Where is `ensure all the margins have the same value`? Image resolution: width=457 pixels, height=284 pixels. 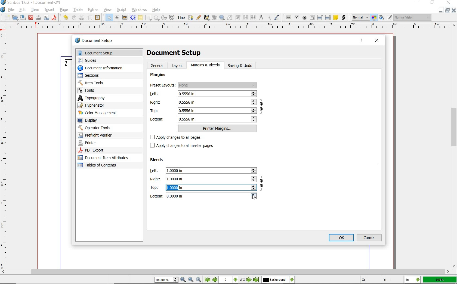
ensure all the margins have the same value is located at coordinates (262, 107).